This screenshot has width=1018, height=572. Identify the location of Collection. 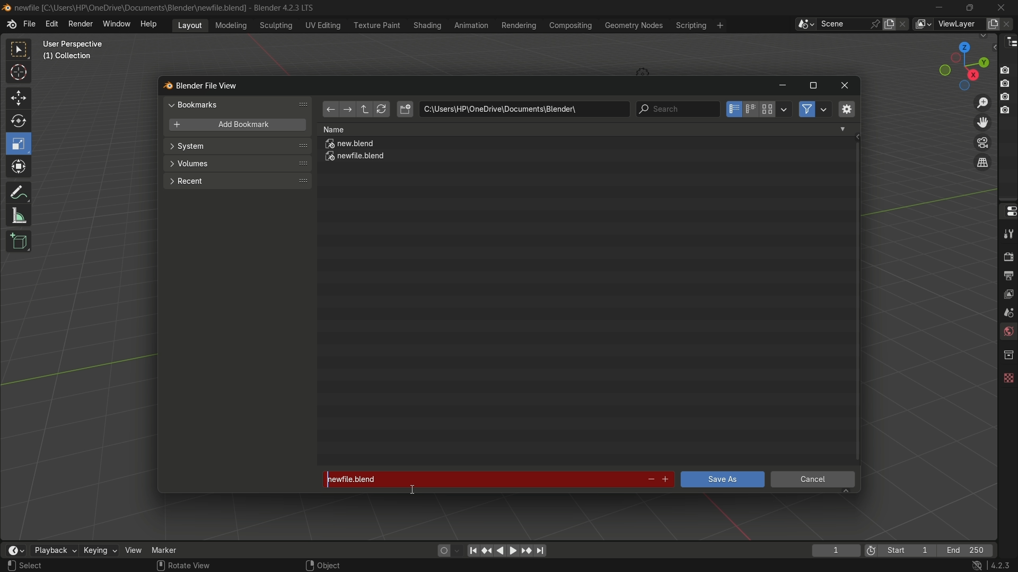
(69, 58).